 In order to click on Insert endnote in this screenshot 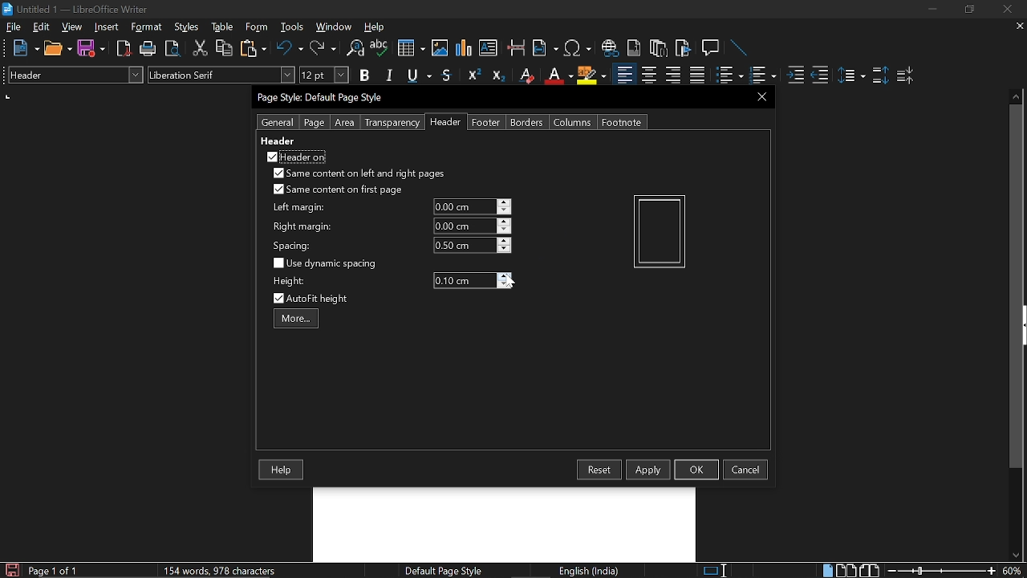, I will do `click(634, 48)`.